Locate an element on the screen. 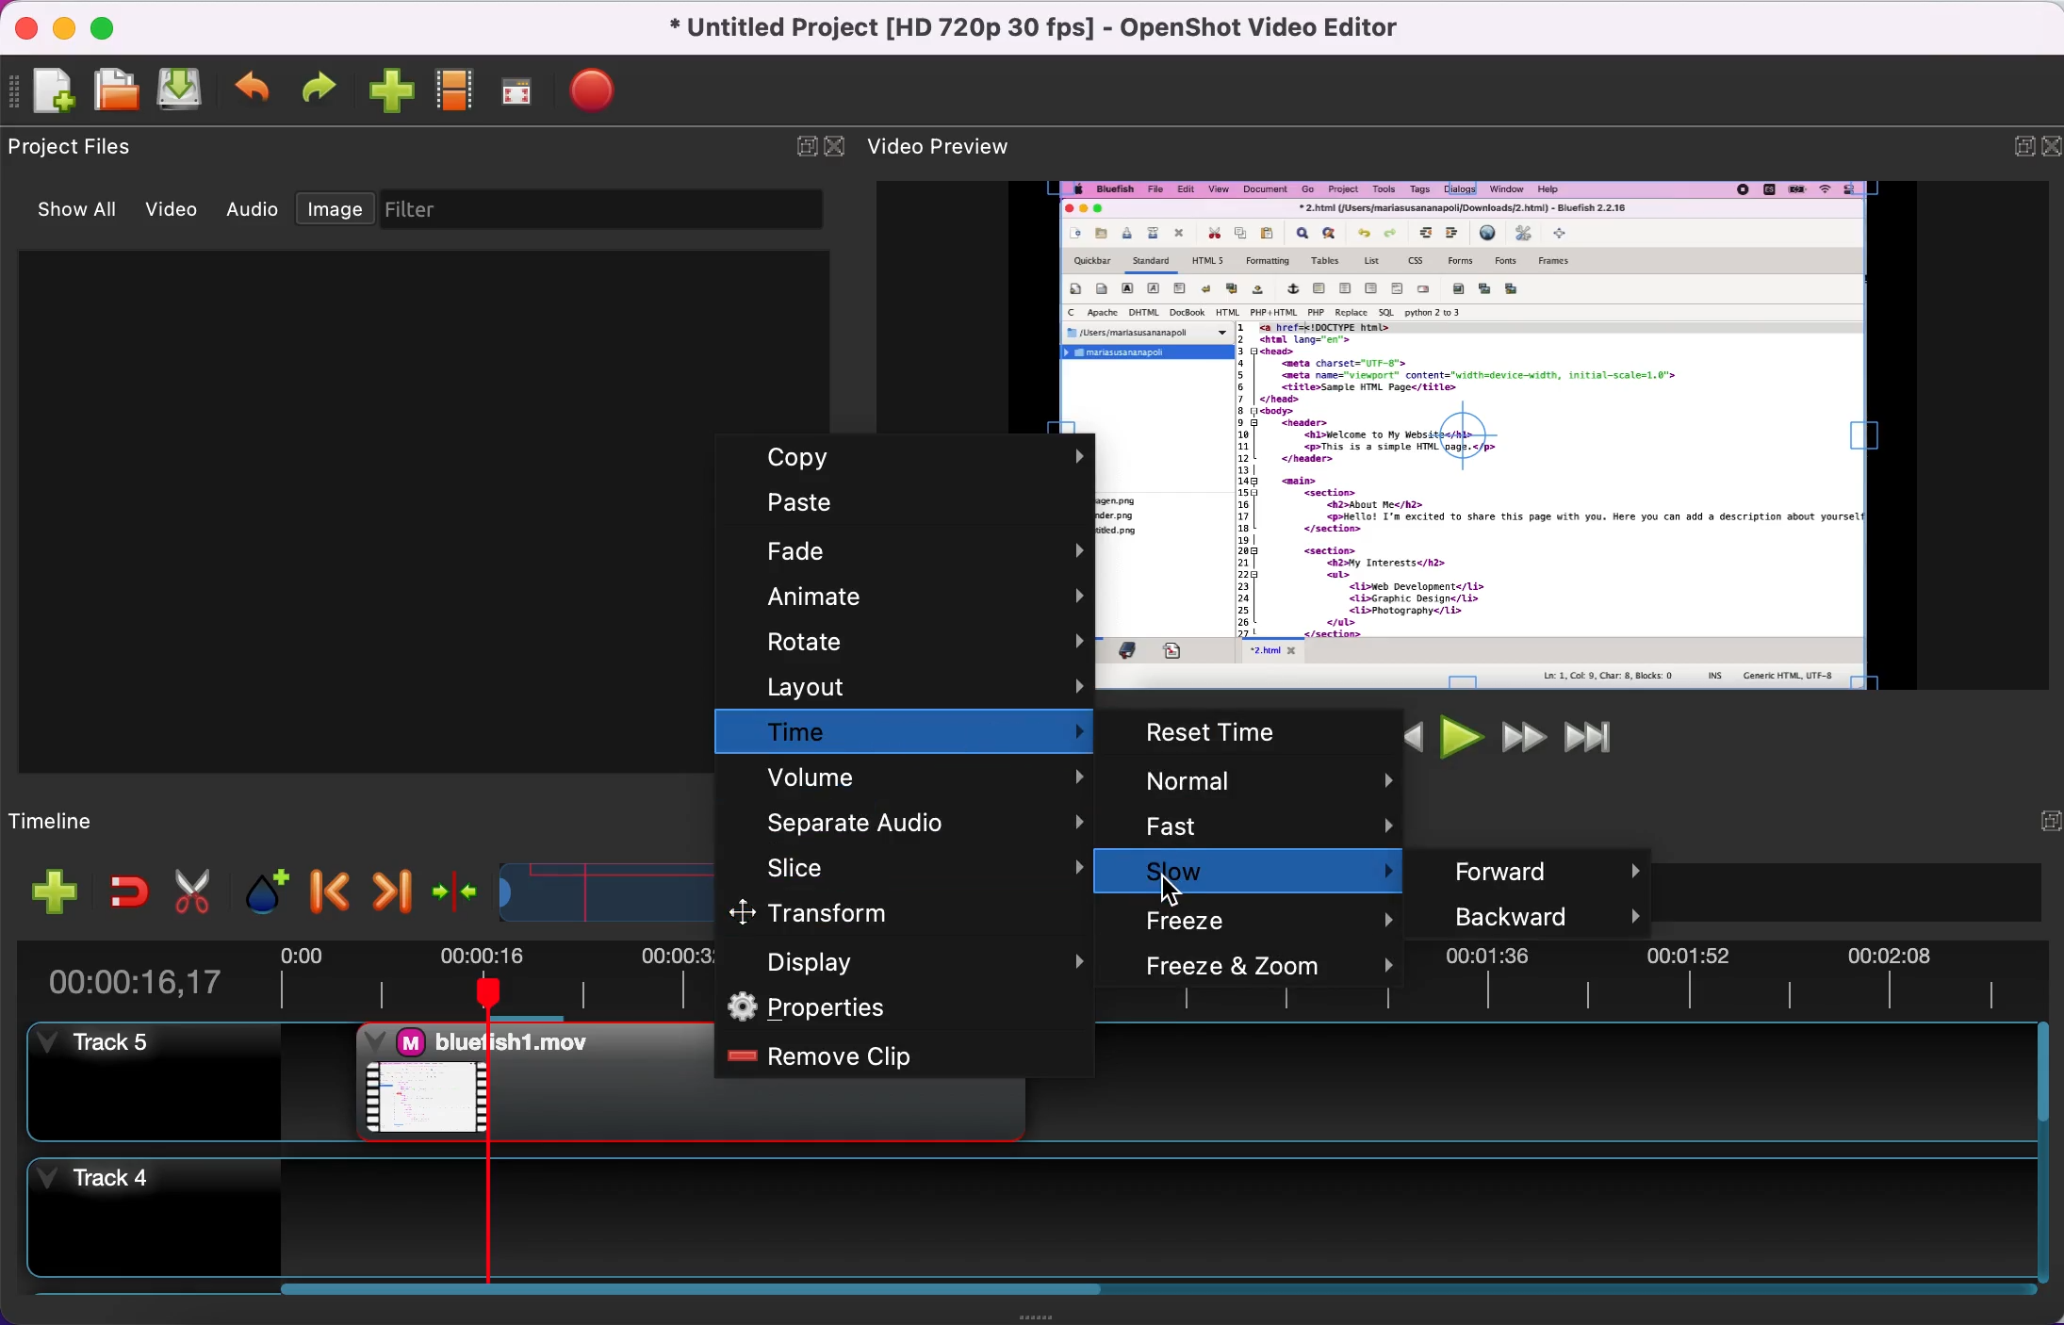  play is located at coordinates (1458, 736).